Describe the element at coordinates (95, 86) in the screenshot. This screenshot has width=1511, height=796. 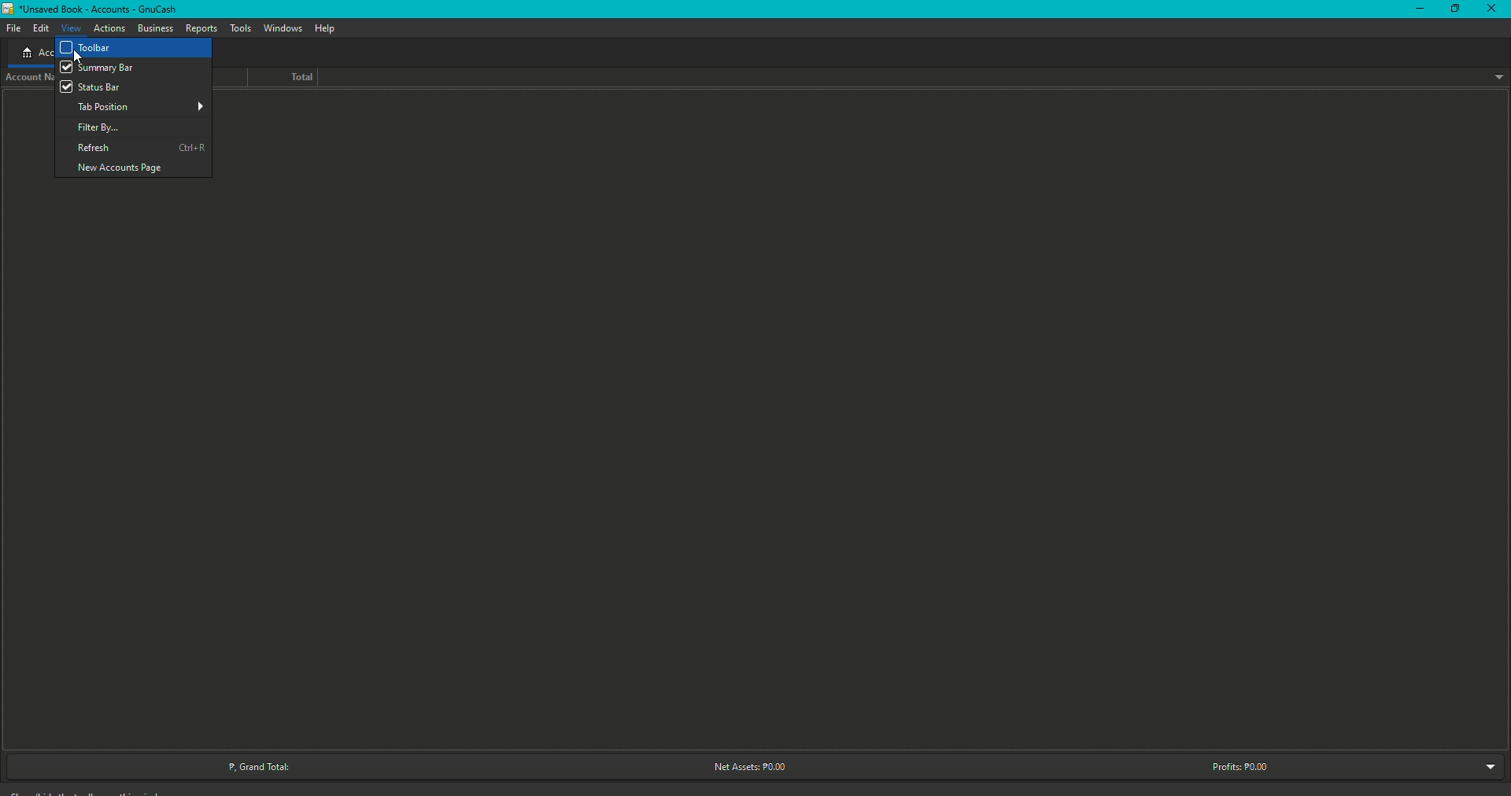
I see `Status bar` at that location.